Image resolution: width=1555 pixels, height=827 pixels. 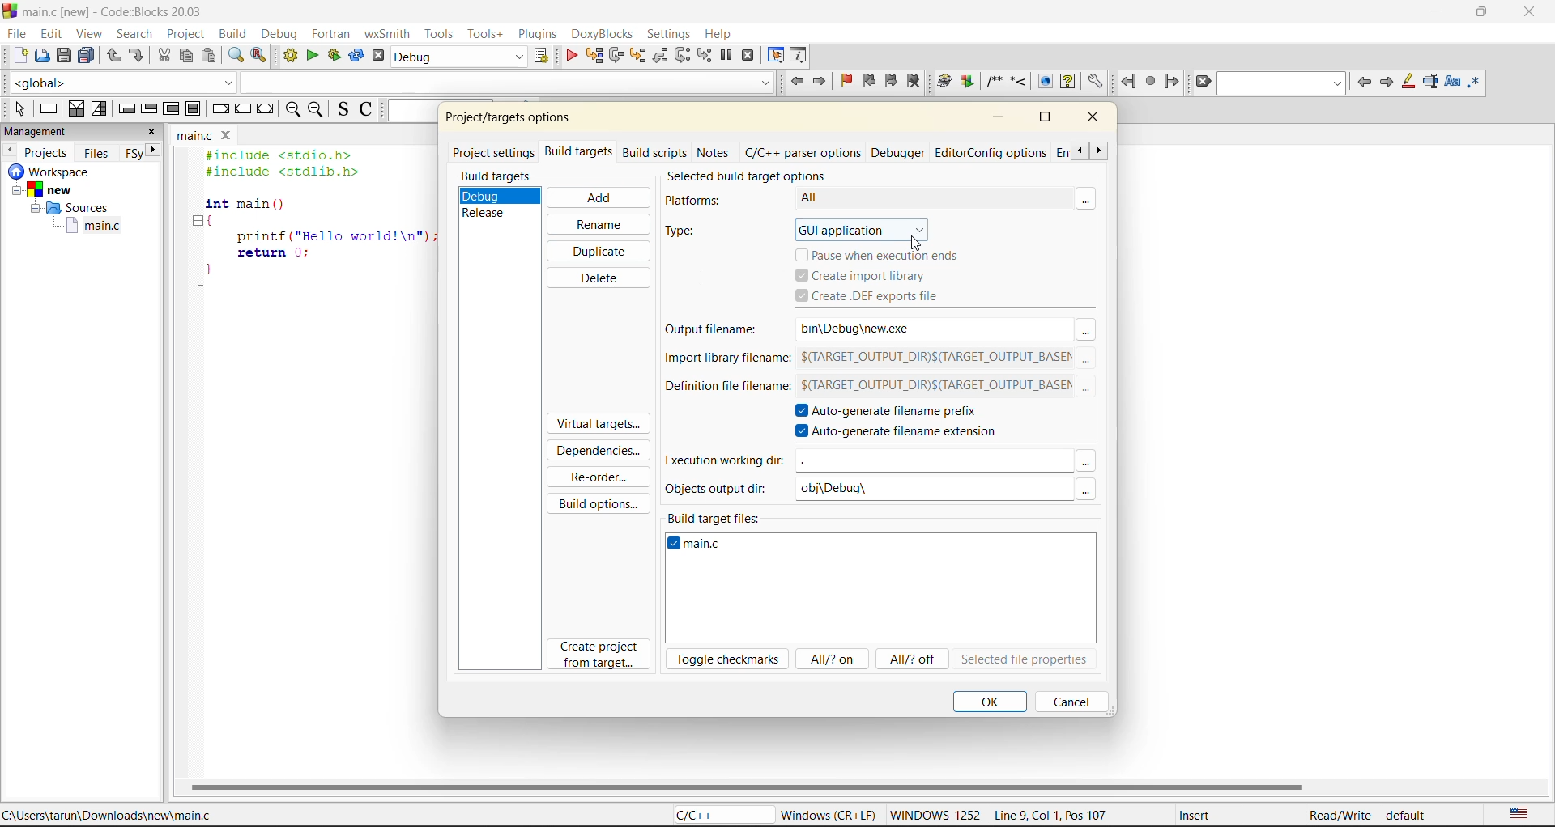 What do you see at coordinates (637, 57) in the screenshot?
I see `step into` at bounding box center [637, 57].